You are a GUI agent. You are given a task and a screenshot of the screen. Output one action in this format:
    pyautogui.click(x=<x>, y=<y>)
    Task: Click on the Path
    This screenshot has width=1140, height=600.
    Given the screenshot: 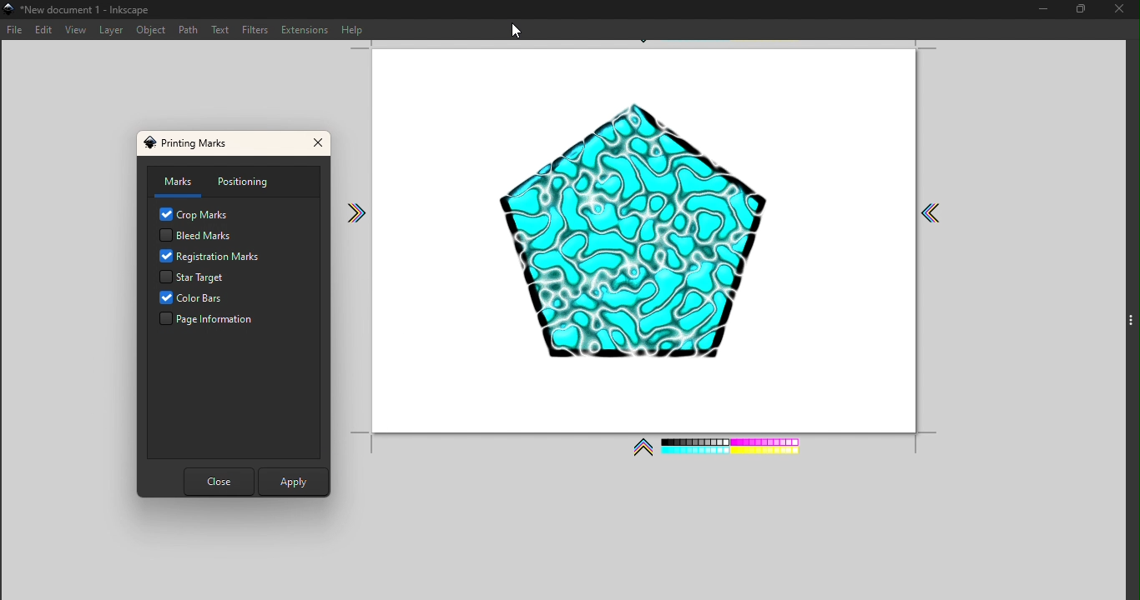 What is the action you would take?
    pyautogui.click(x=189, y=31)
    